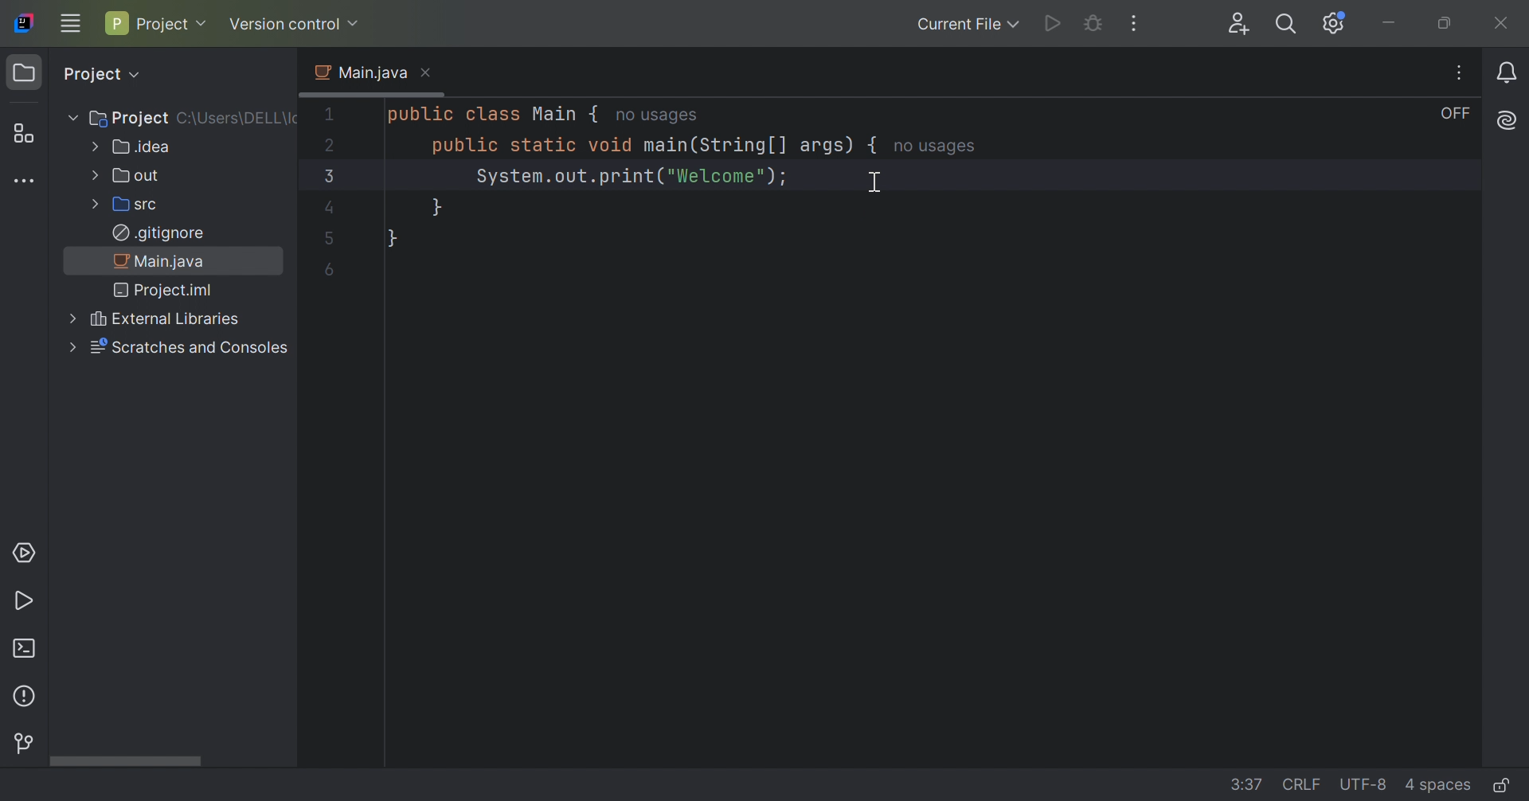 The width and height of the screenshot is (1529, 801). I want to click on IntelliJ IDEA icon, so click(22, 24).